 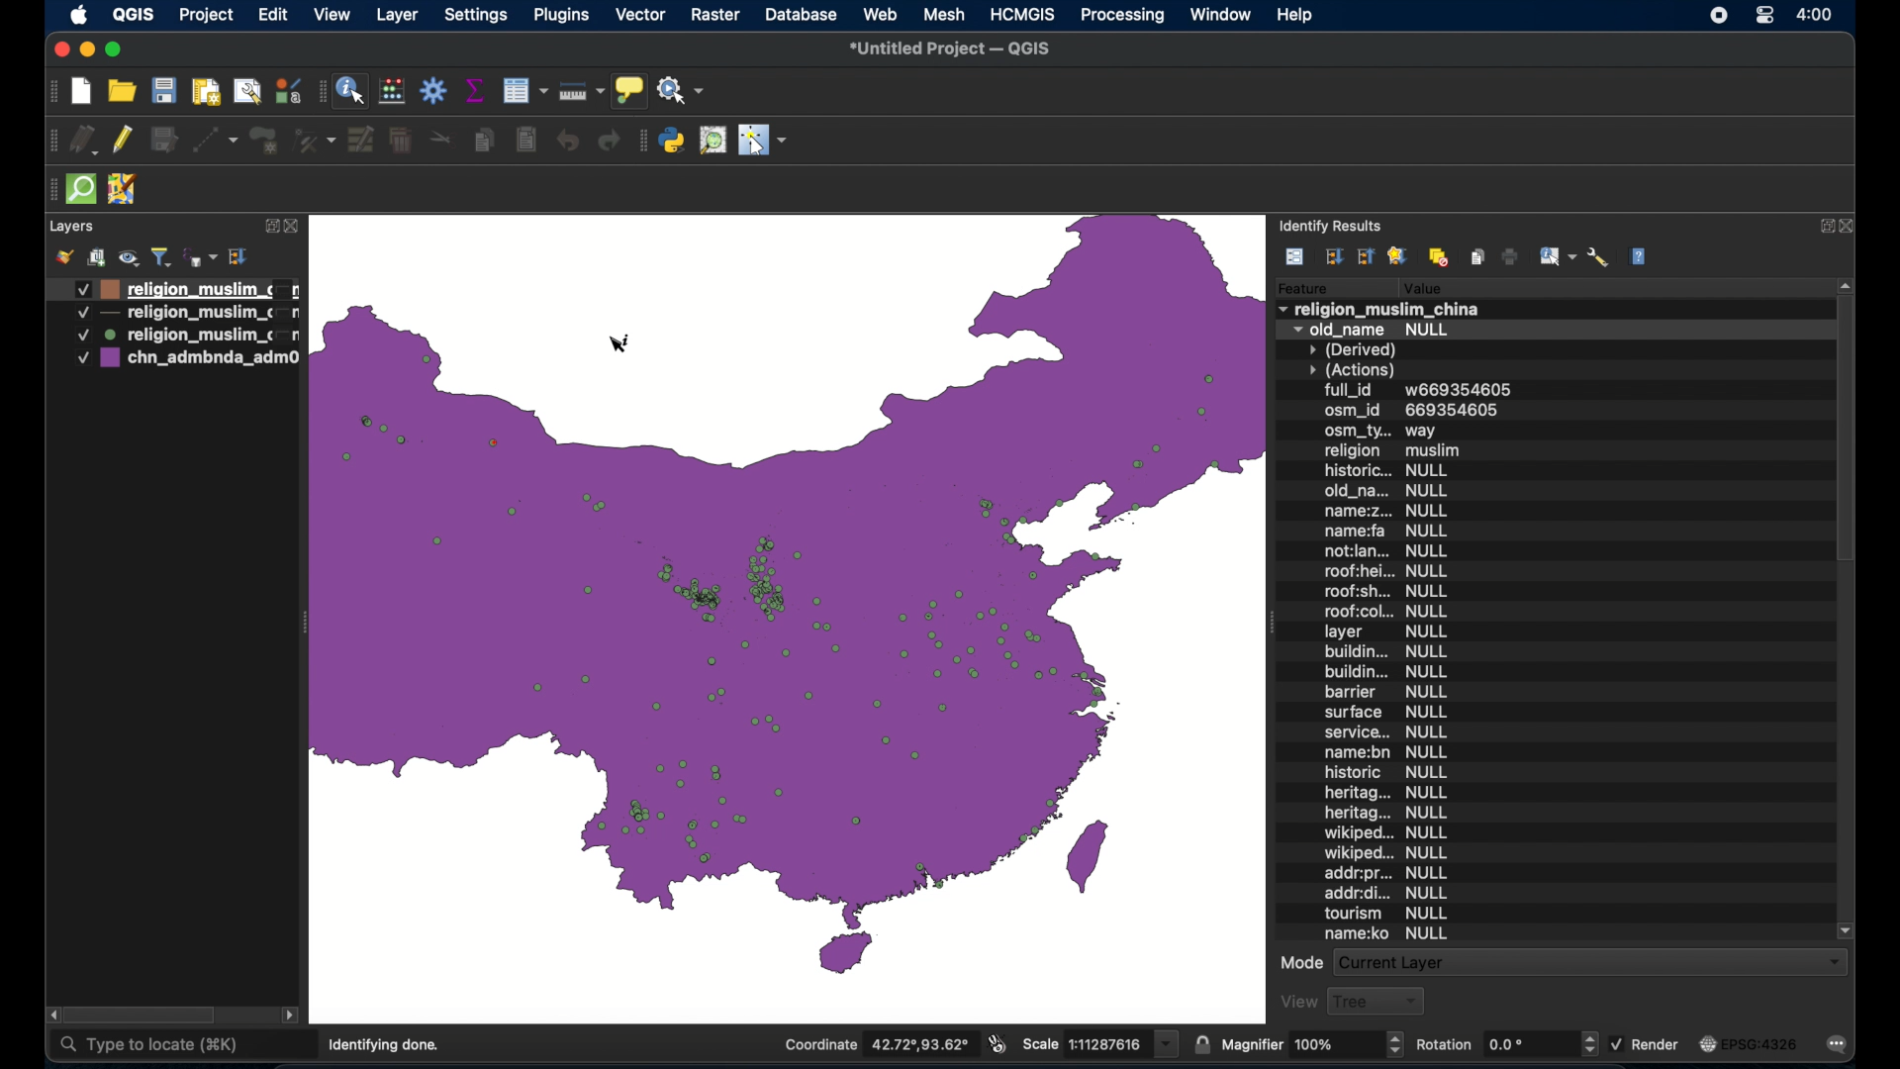 What do you see at coordinates (1333, 225) in the screenshot?
I see `identify results` at bounding box center [1333, 225].